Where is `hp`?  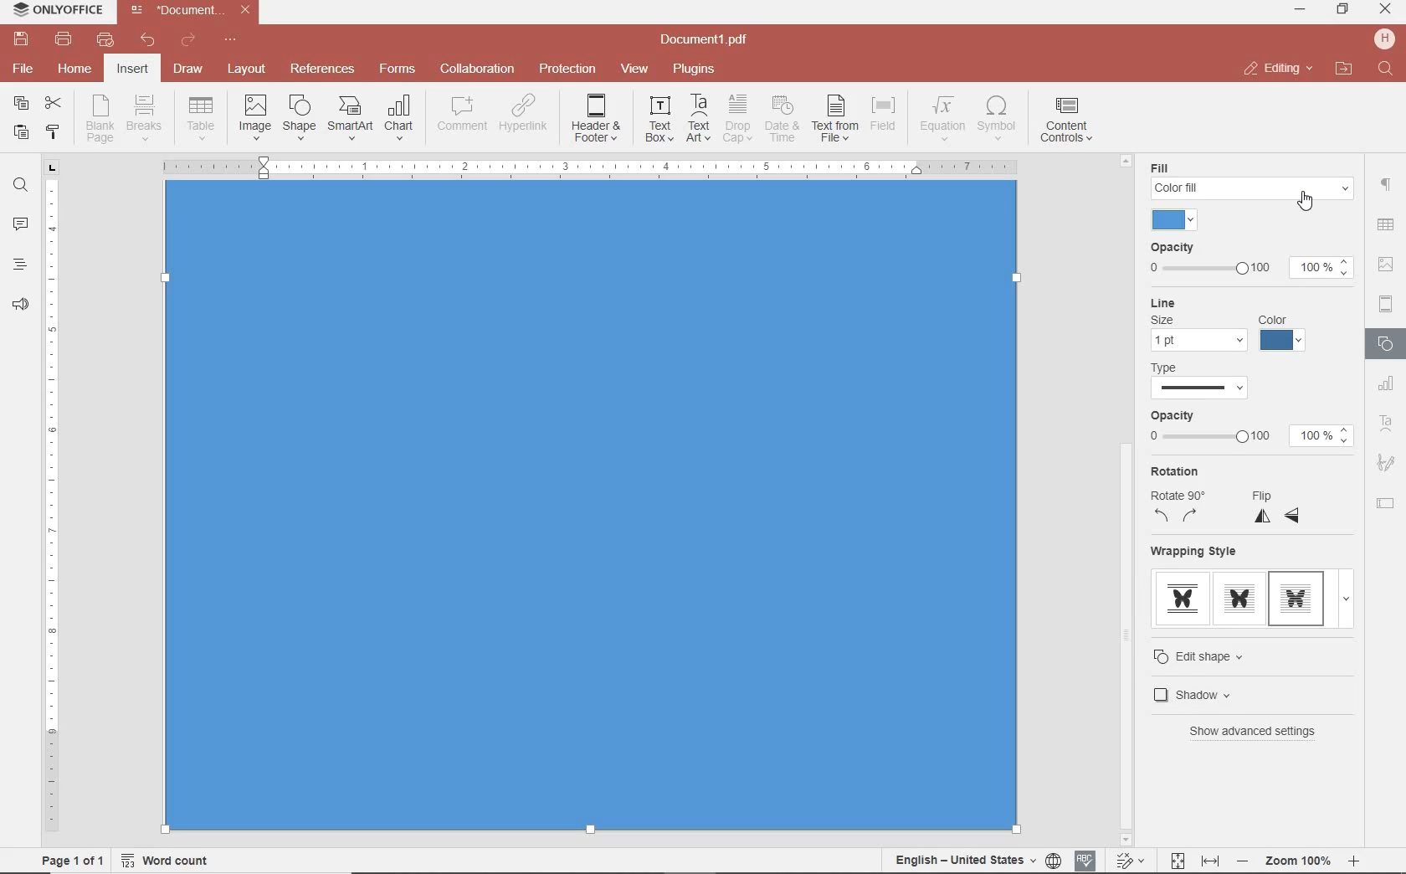 hp is located at coordinates (1388, 39).